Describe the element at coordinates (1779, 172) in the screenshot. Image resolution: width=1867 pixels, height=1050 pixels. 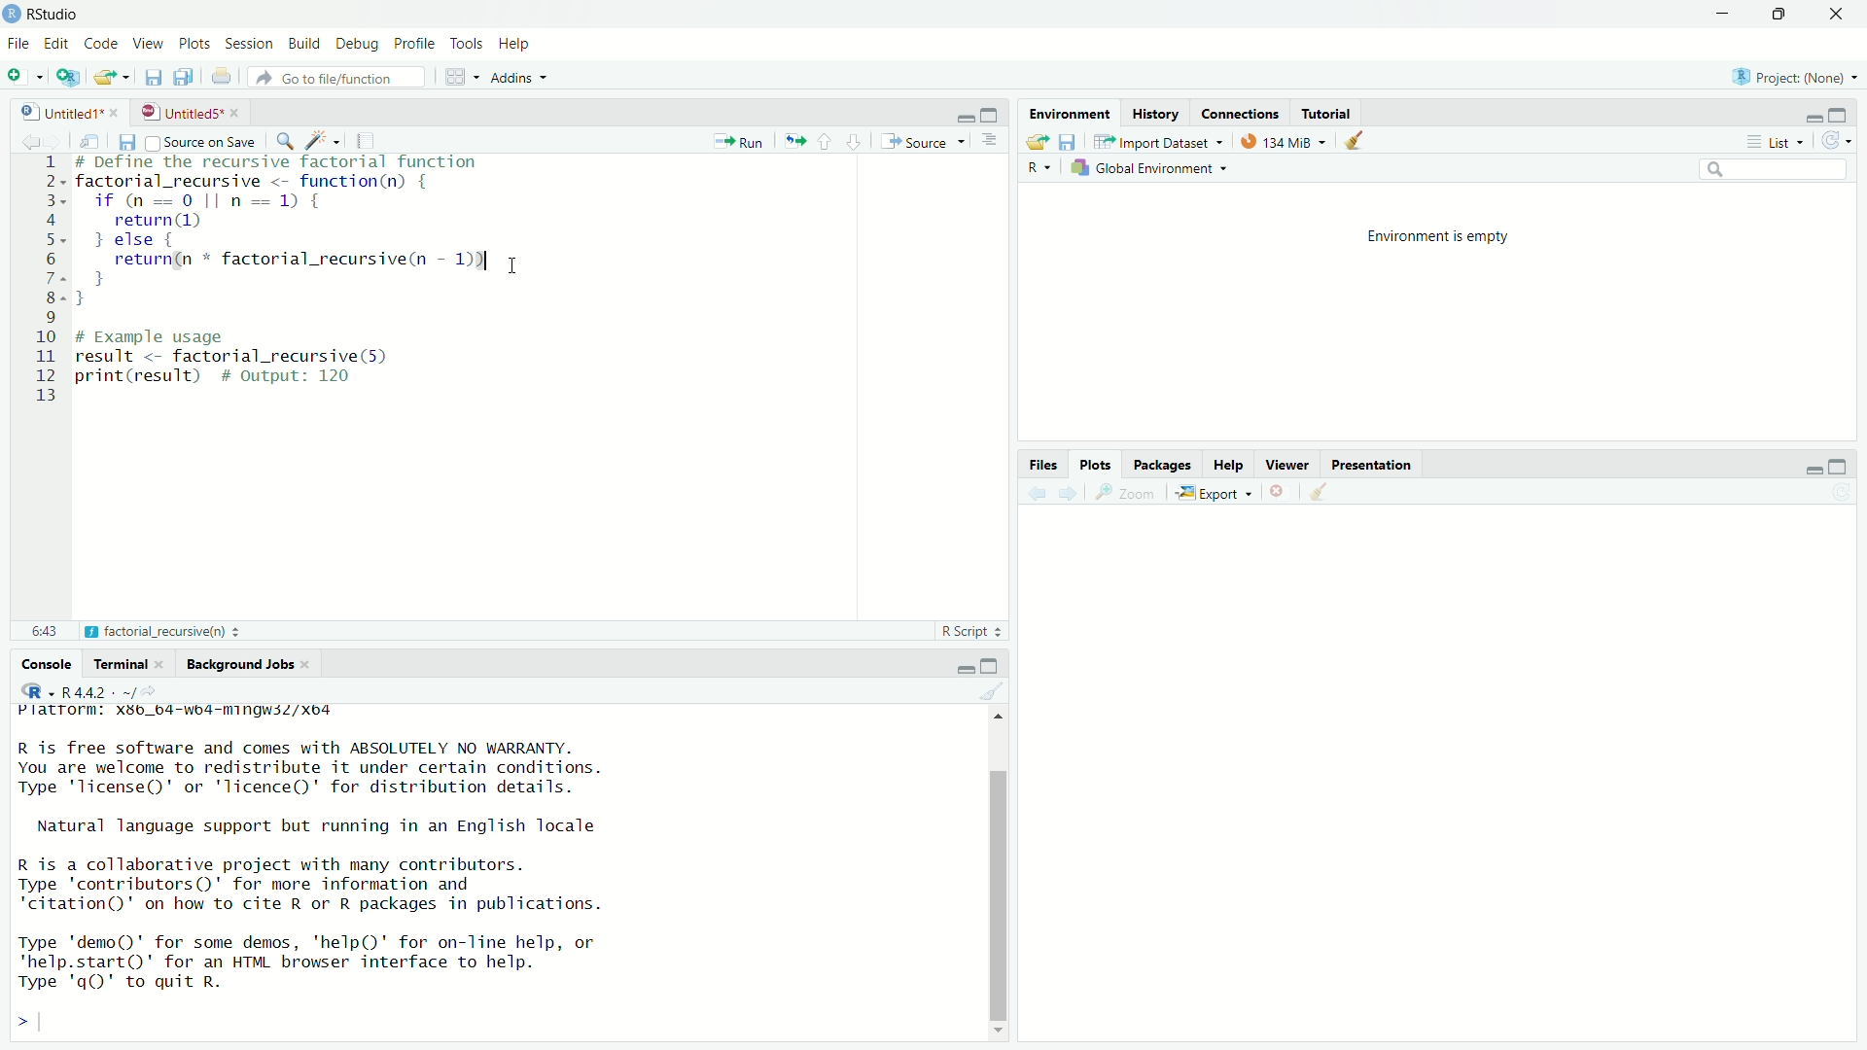
I see `Search bar` at that location.